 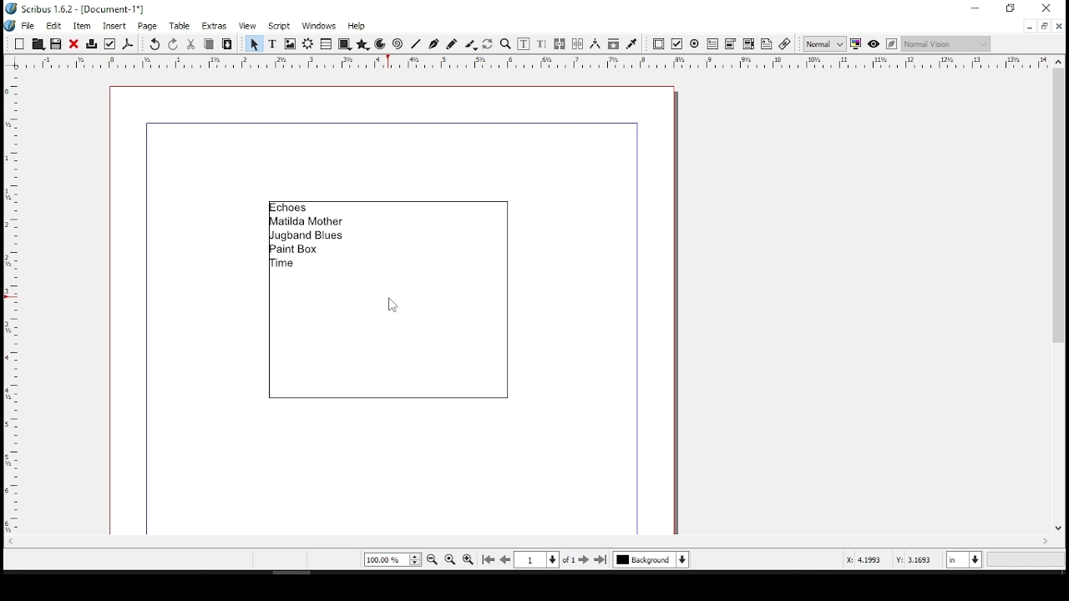 What do you see at coordinates (19, 43) in the screenshot?
I see `new` at bounding box center [19, 43].